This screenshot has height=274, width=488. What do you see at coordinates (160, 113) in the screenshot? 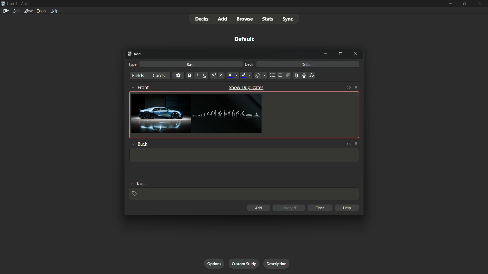
I see `one image added` at bounding box center [160, 113].